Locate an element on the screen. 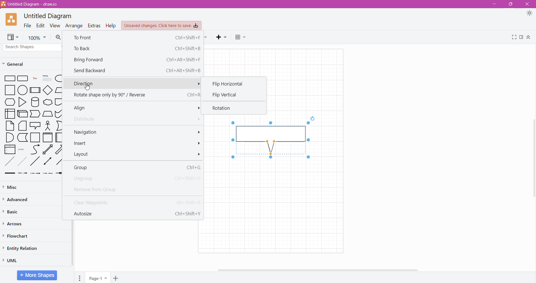 The image size is (536, 283). Arrow with a Box is located at coordinates (59, 173).